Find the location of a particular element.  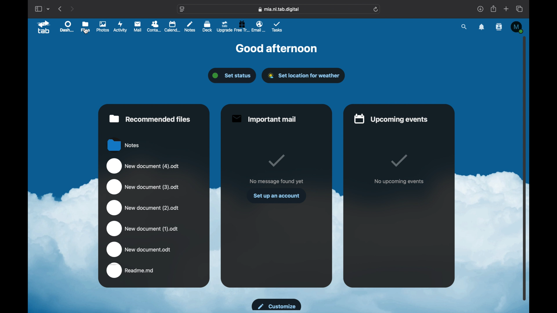

new document is located at coordinates (142, 166).